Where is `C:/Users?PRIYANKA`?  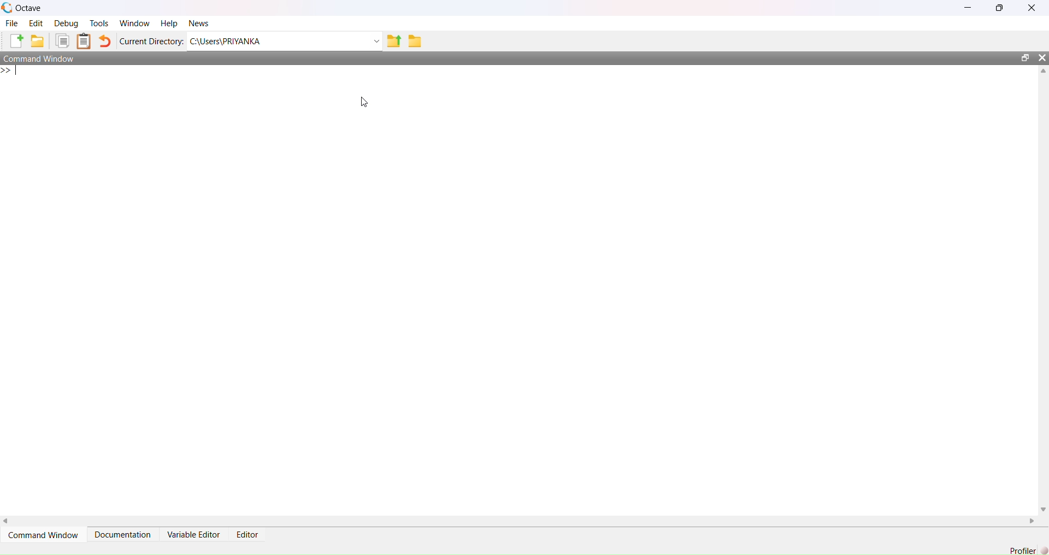 C:/Users?PRIYANKA is located at coordinates (278, 41).